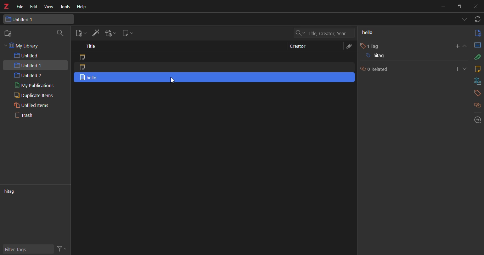 The height and width of the screenshot is (255, 484). What do you see at coordinates (82, 58) in the screenshot?
I see `note` at bounding box center [82, 58].